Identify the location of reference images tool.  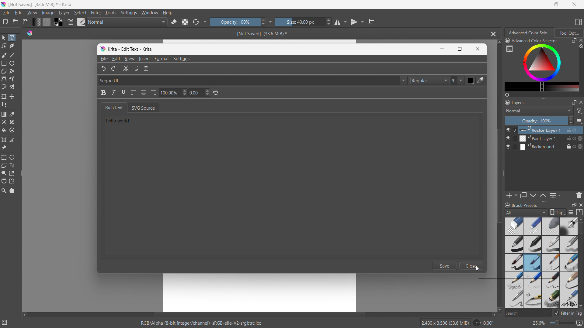
(4, 148).